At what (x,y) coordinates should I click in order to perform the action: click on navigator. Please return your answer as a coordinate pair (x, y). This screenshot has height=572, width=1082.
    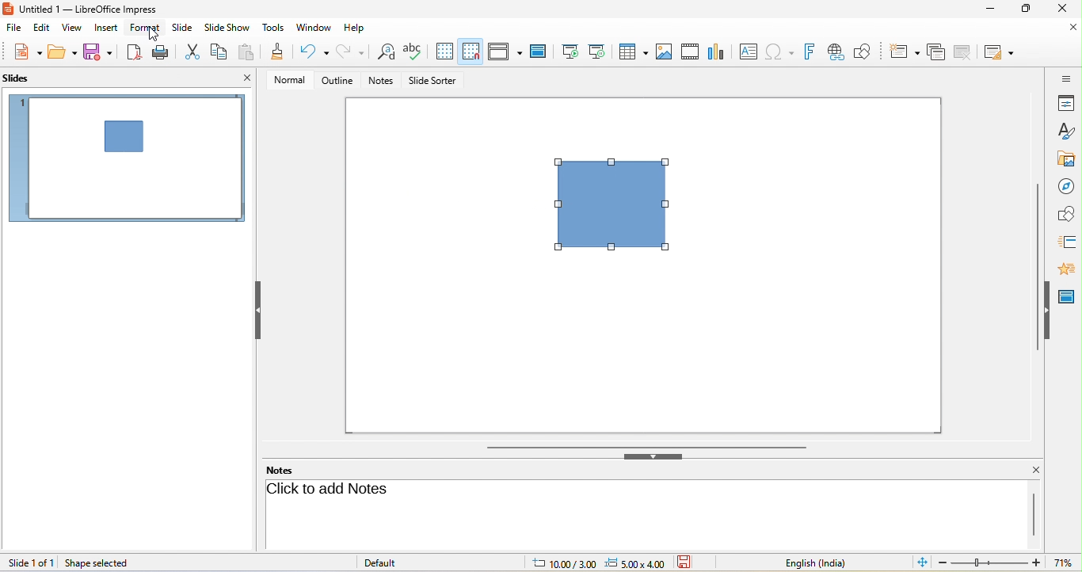
    Looking at the image, I should click on (1066, 184).